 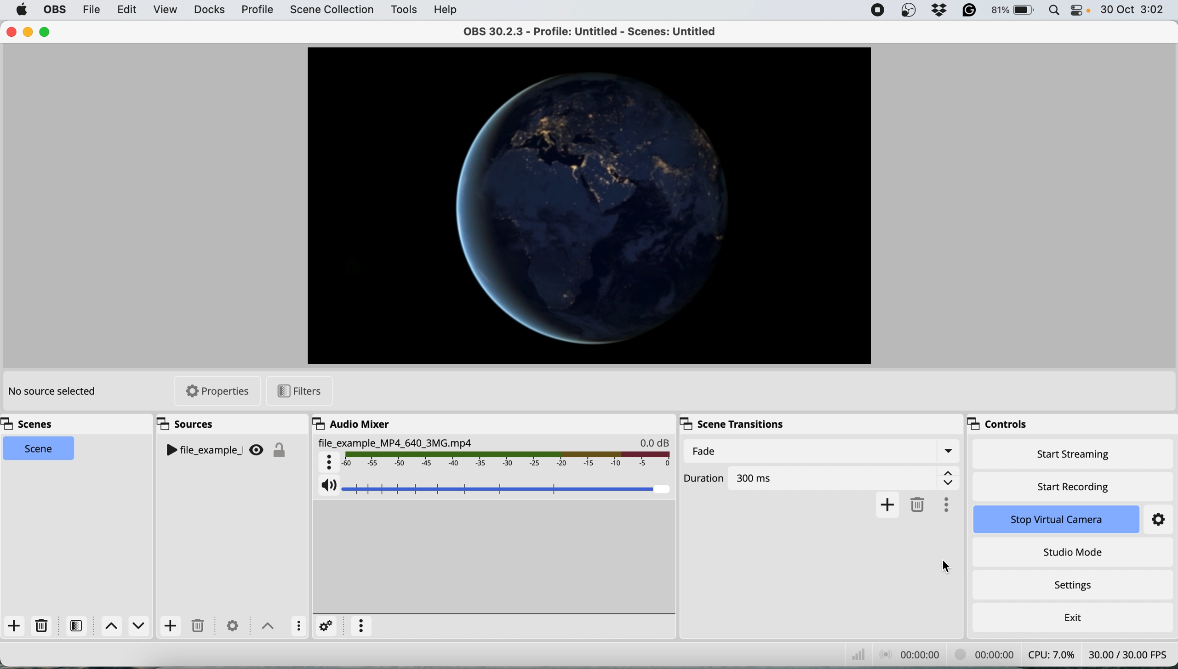 I want to click on studio mode, so click(x=1077, y=551).